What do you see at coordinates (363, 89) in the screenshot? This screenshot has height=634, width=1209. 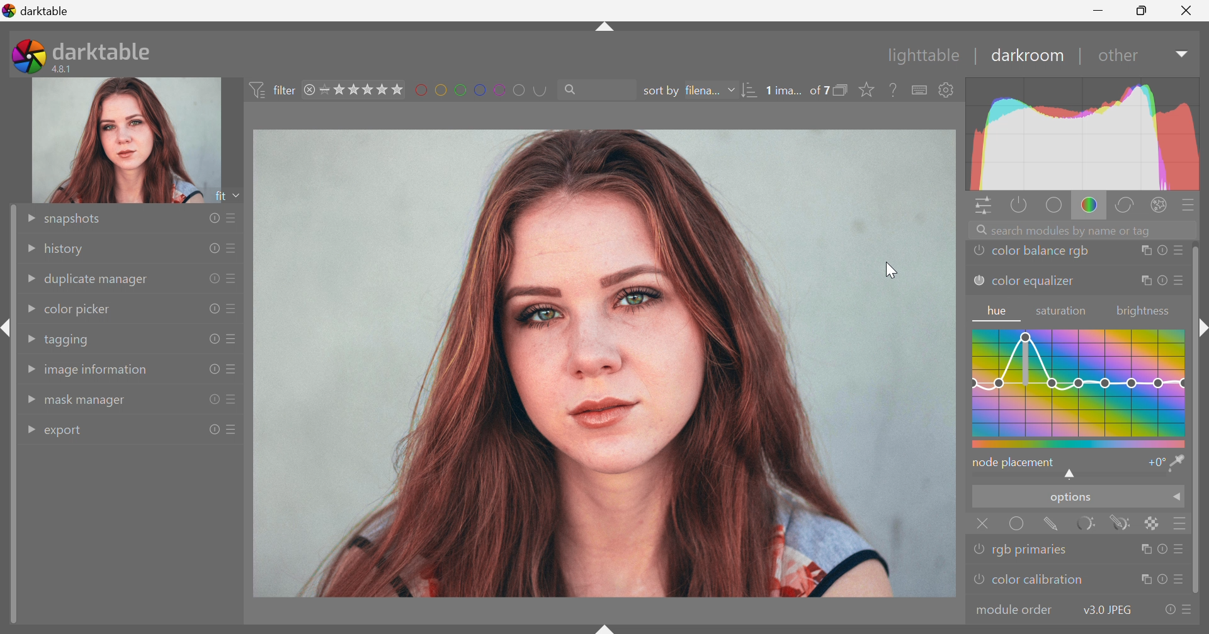 I see `range rating` at bounding box center [363, 89].